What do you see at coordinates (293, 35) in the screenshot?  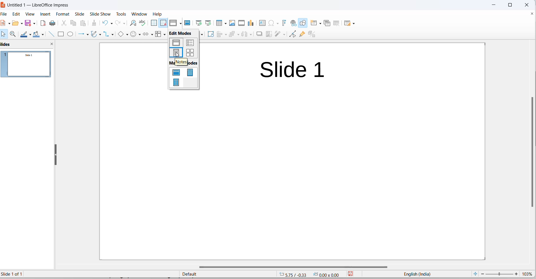 I see `toggle endpoint edit mode` at bounding box center [293, 35].